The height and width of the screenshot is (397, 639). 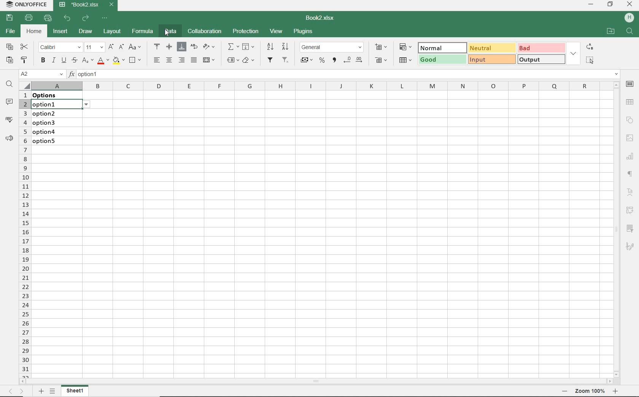 What do you see at coordinates (631, 138) in the screenshot?
I see `IMAGE` at bounding box center [631, 138].